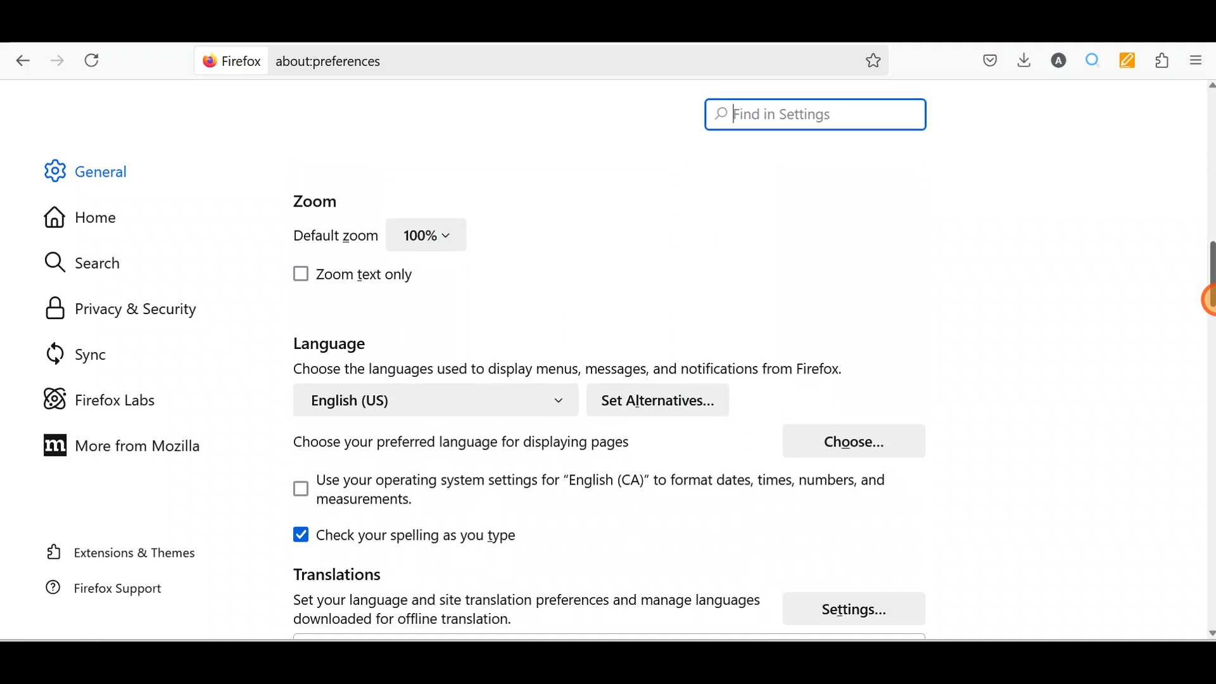  I want to click on Multiple search & highlight, so click(1093, 60).